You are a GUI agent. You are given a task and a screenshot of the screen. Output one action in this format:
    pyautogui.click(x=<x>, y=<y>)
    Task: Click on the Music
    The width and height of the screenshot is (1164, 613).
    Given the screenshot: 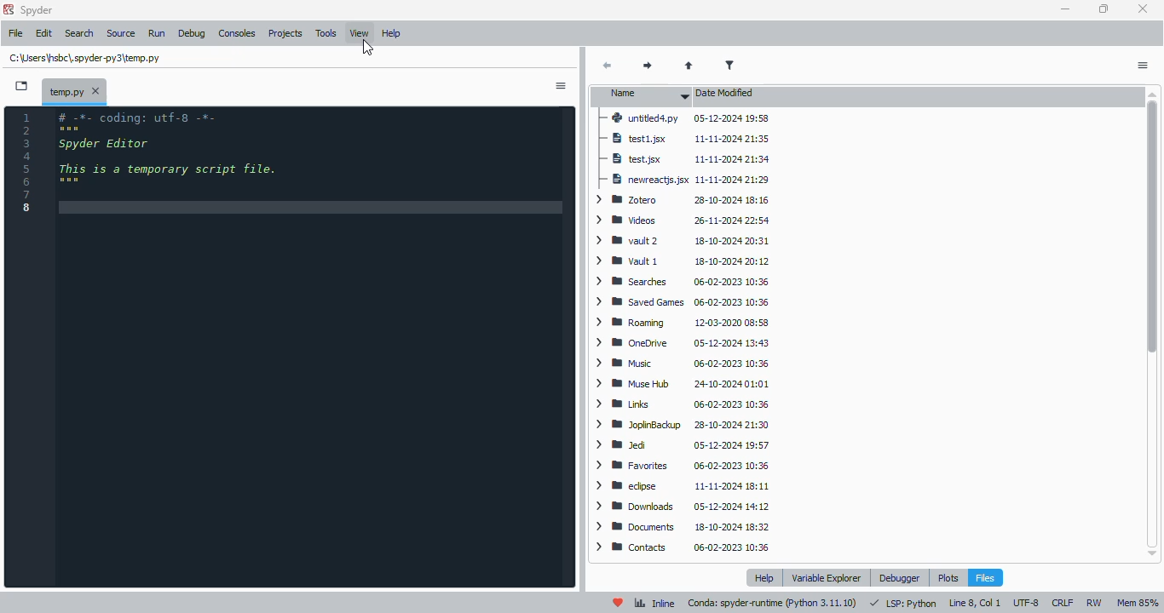 What is the action you would take?
    pyautogui.click(x=683, y=363)
    